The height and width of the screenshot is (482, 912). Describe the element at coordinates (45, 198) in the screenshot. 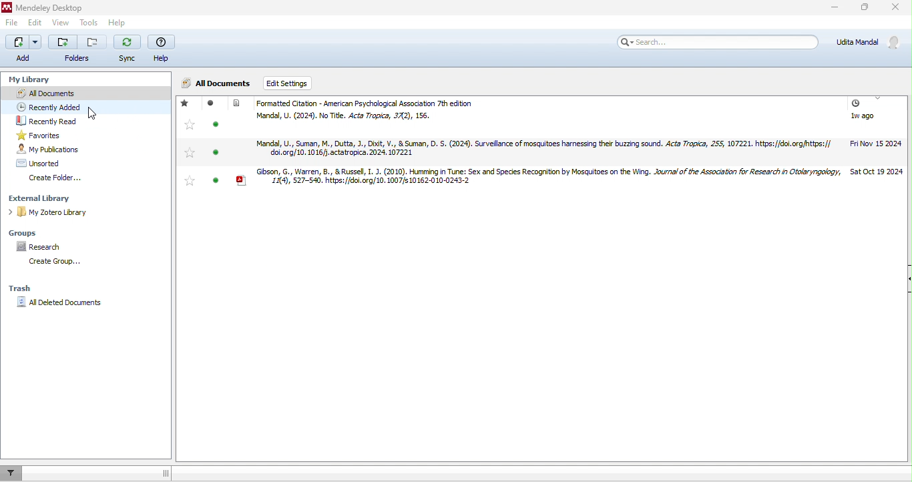

I see `external library` at that location.